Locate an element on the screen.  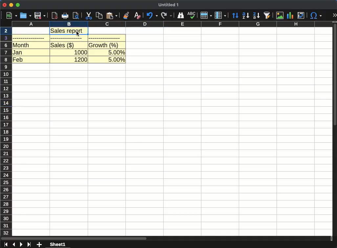
scroll is located at coordinates (335, 131).